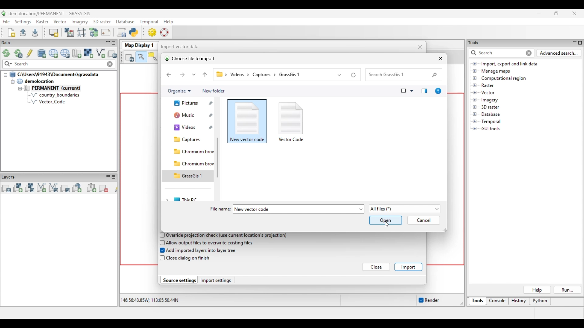  Describe the element at coordinates (23, 22) in the screenshot. I see `Settings menu` at that location.